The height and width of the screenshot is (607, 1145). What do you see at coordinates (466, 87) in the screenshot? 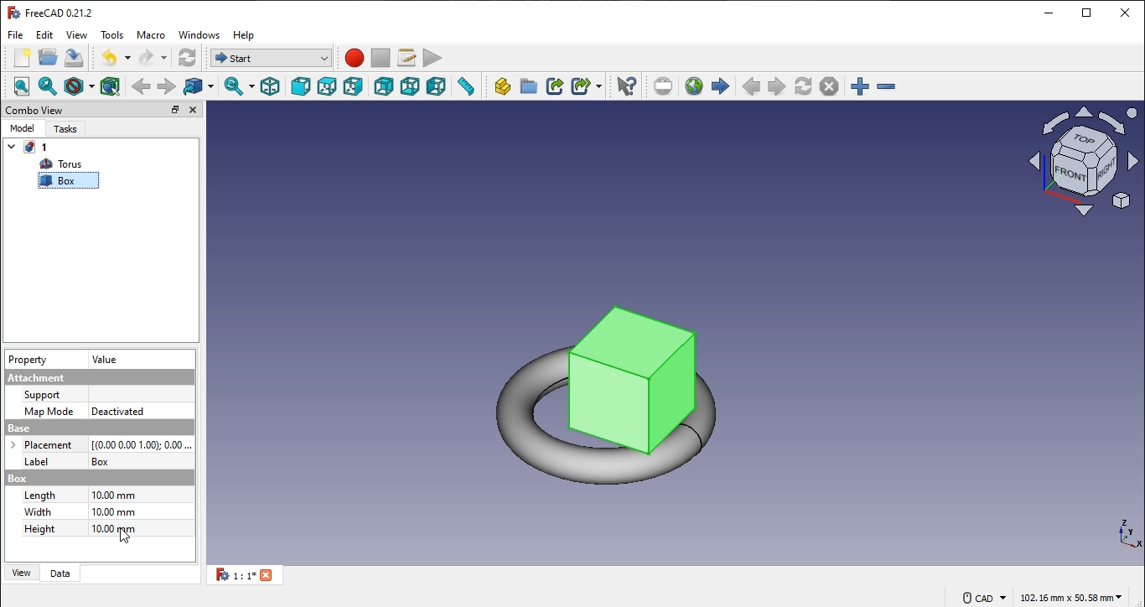
I see `measure distance` at bounding box center [466, 87].